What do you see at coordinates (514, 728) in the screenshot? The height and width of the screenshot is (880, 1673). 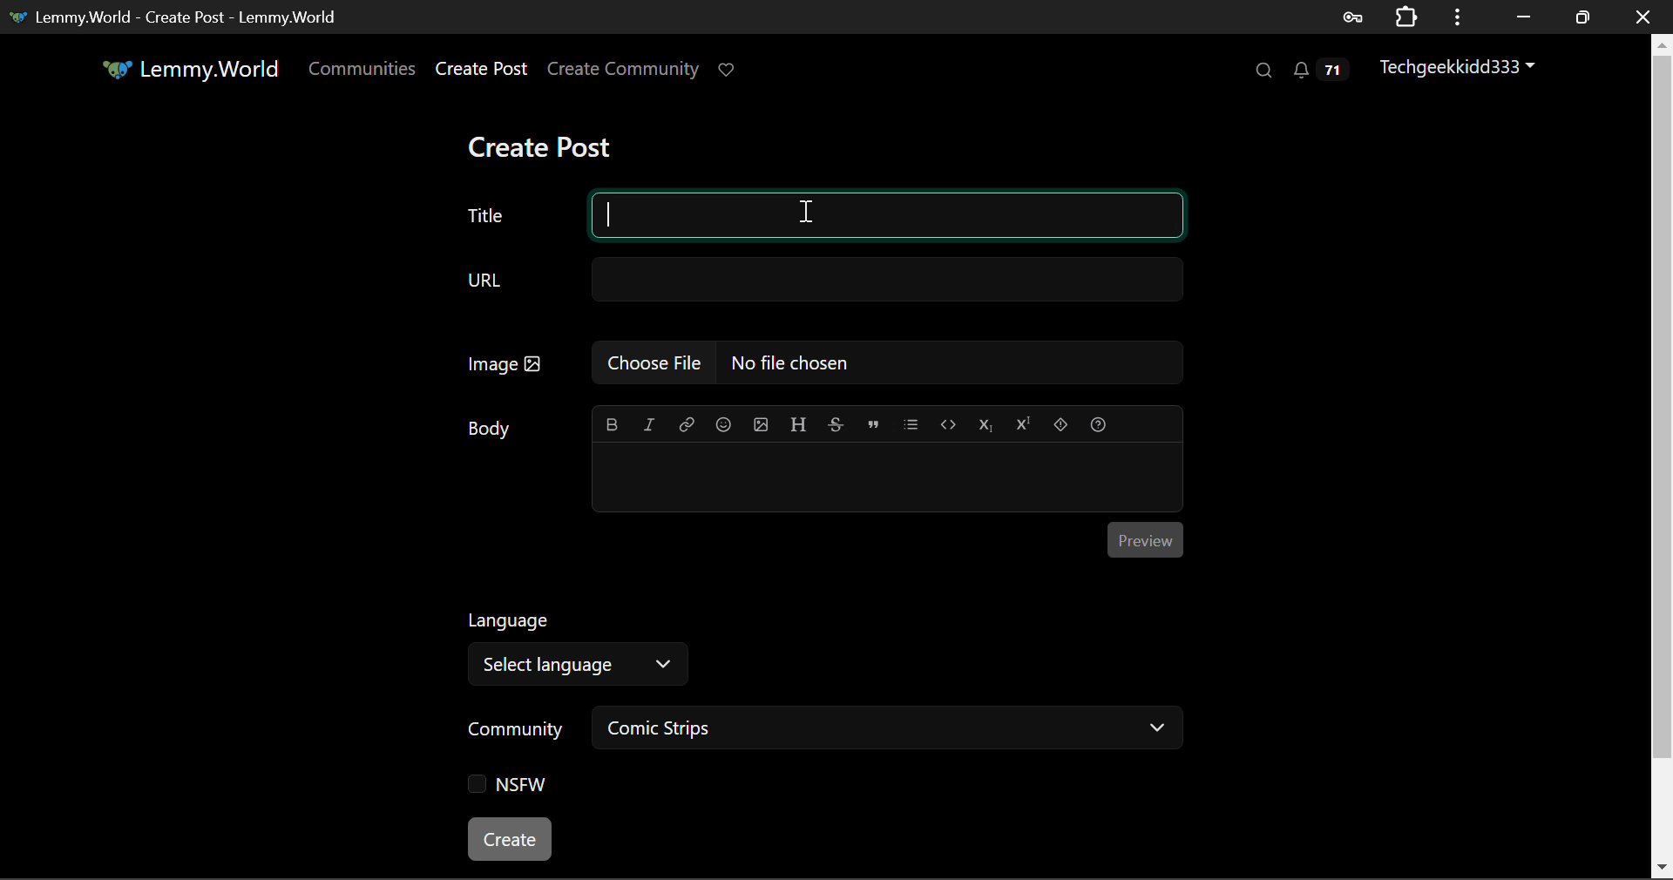 I see `Community` at bounding box center [514, 728].